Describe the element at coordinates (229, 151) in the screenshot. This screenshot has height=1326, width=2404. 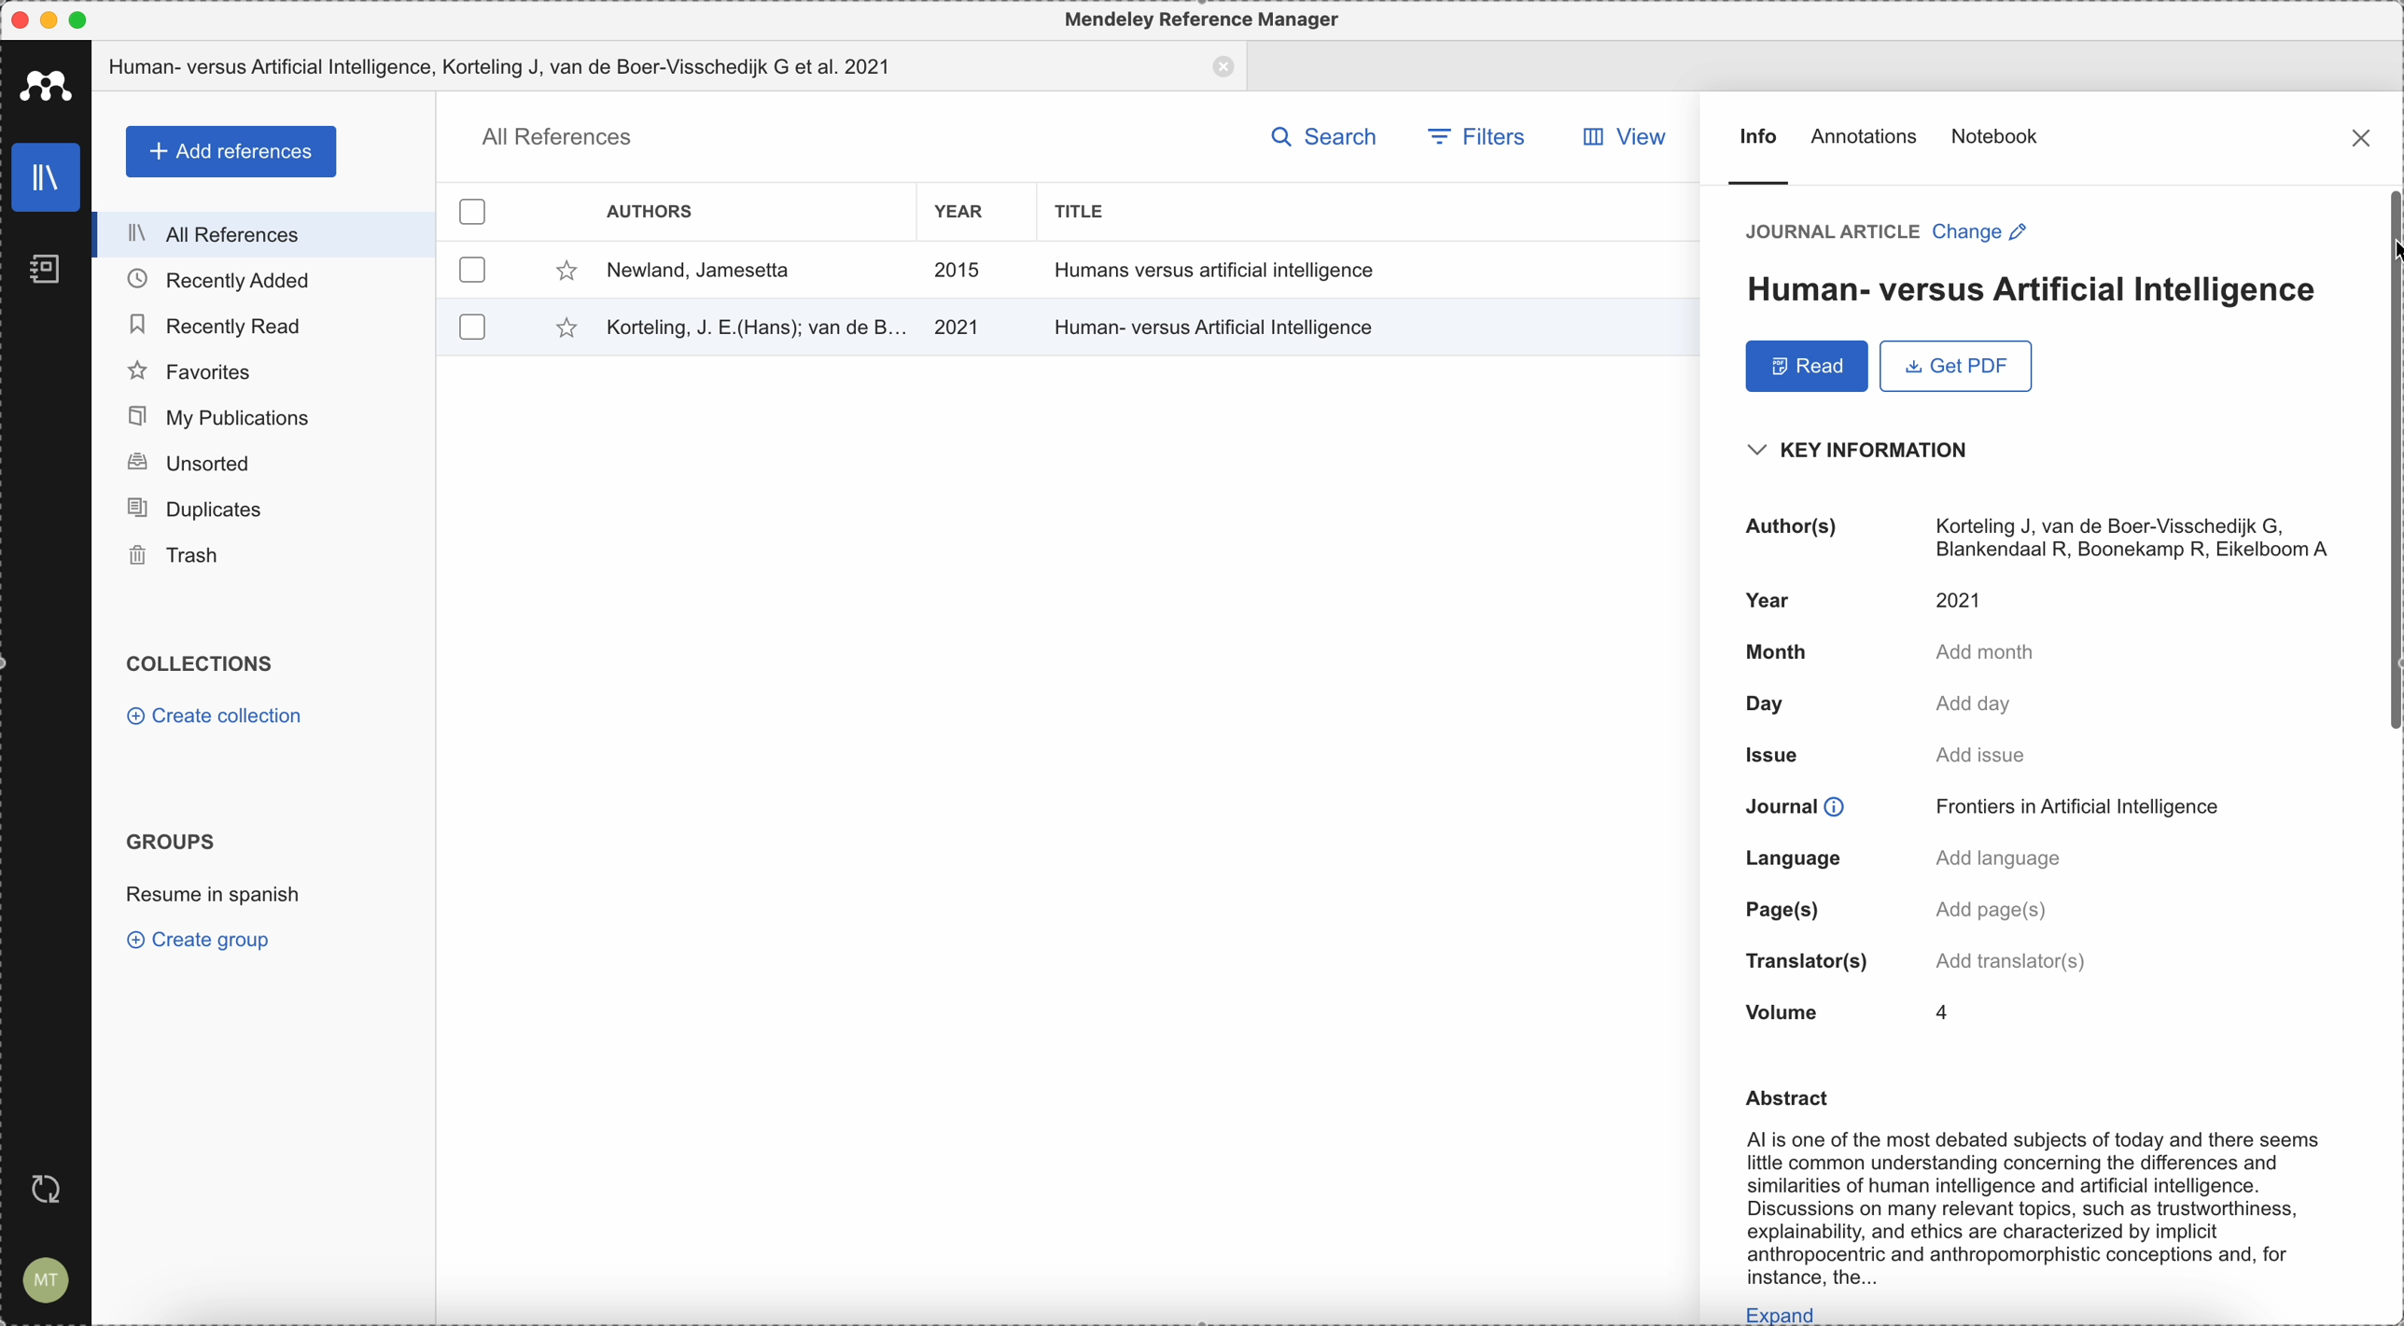
I see `add references` at that location.